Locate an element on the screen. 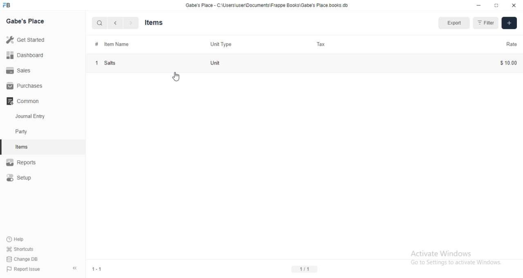 The height and width of the screenshot is (278, 523). Tax is located at coordinates (324, 45).